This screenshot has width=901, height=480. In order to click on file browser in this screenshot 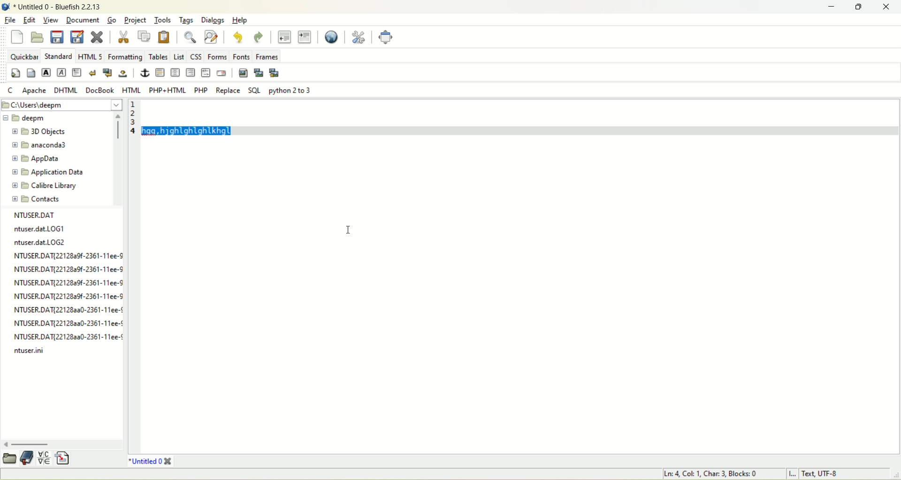, I will do `click(9, 459)`.